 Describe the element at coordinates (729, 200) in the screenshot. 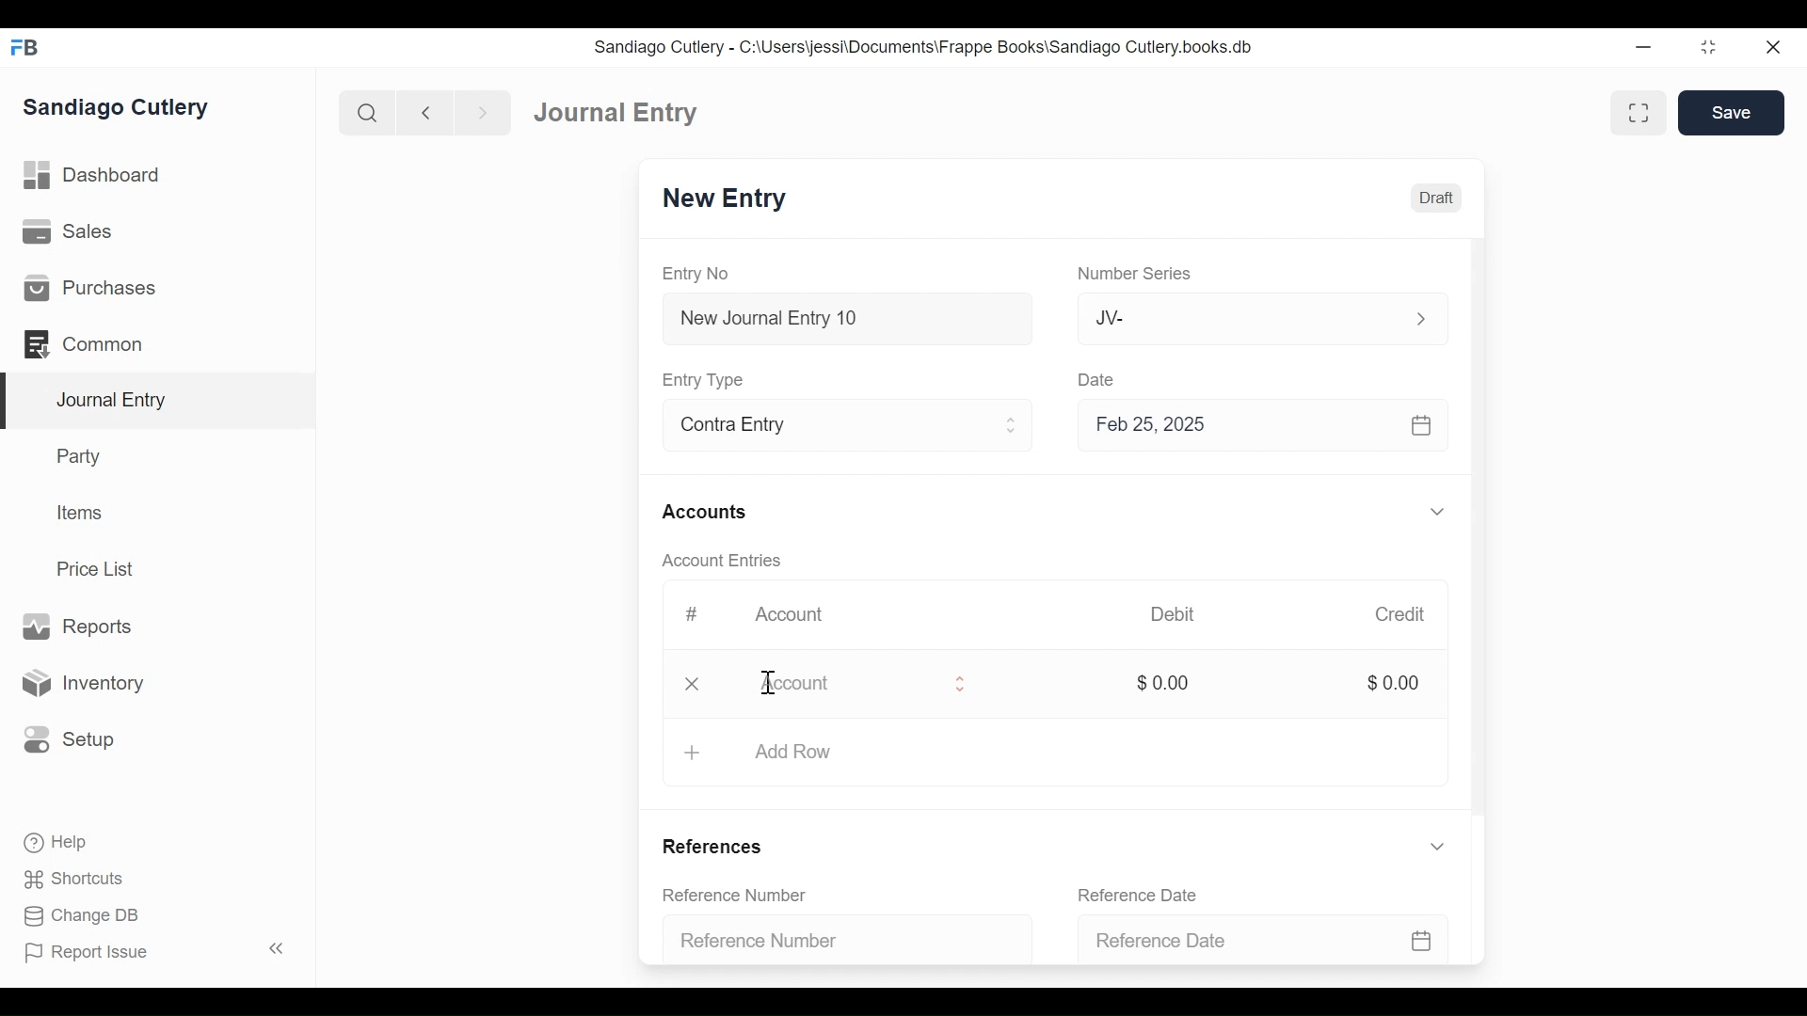

I see `New Entry` at that location.